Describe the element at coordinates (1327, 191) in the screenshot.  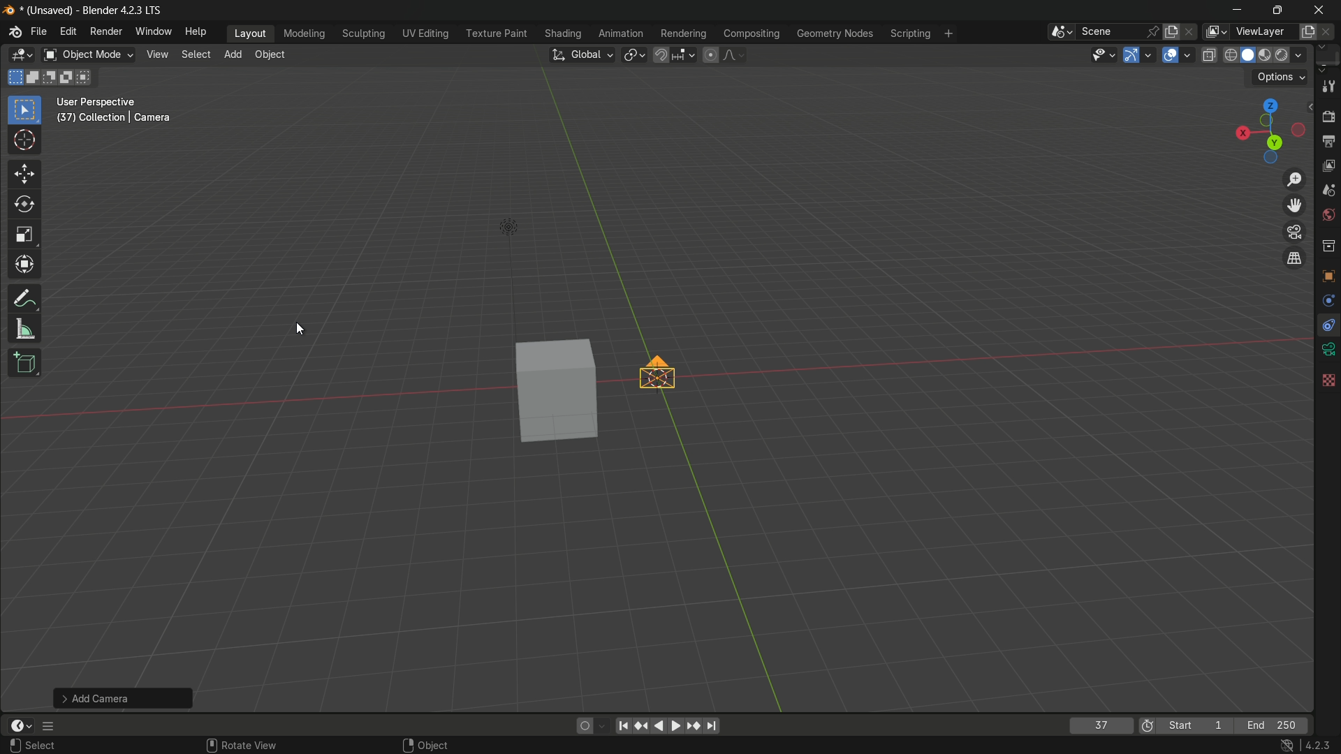
I see `scene` at that location.